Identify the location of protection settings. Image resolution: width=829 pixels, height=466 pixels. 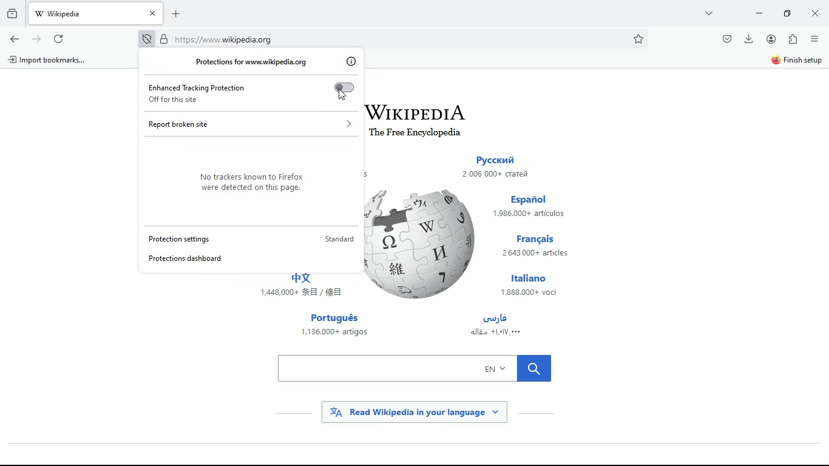
(185, 237).